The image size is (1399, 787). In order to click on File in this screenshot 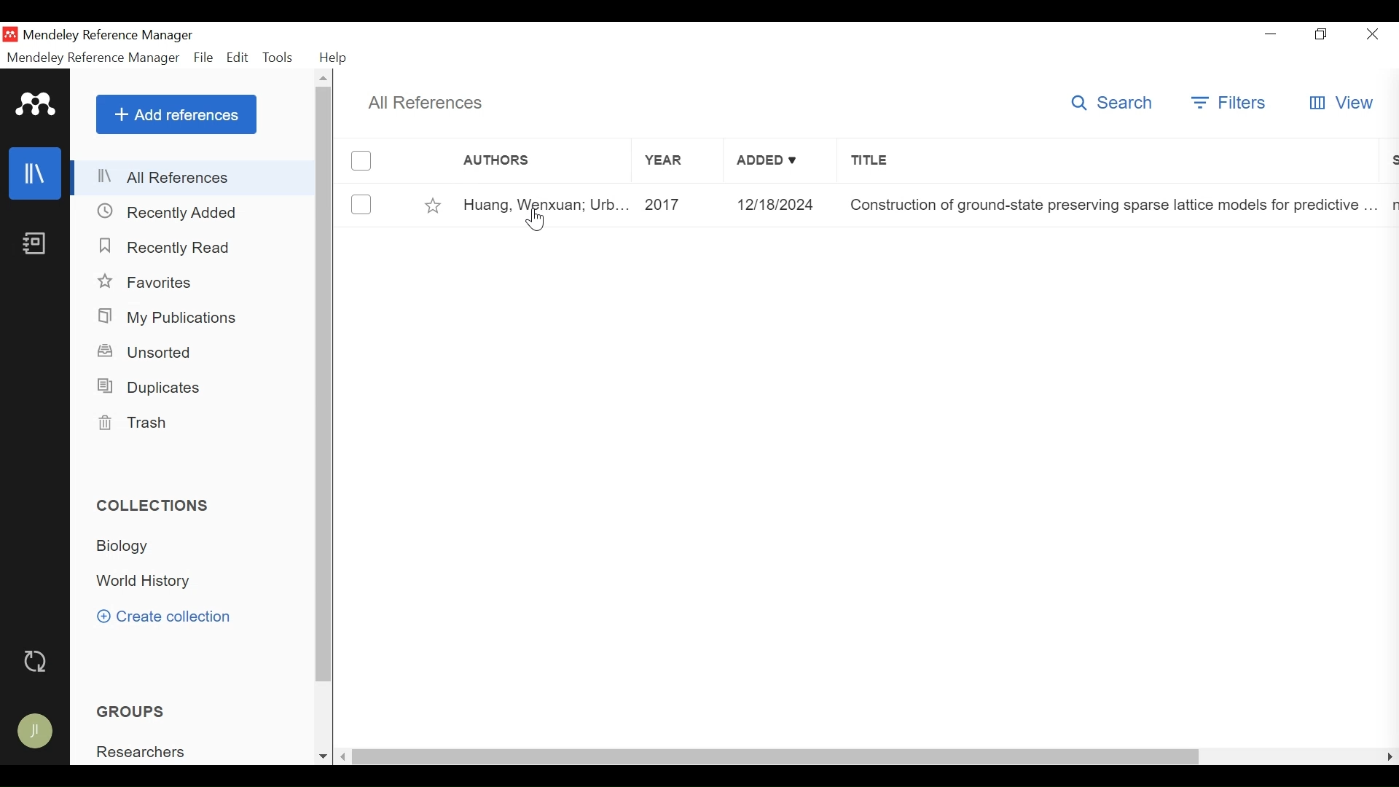, I will do `click(204, 58)`.